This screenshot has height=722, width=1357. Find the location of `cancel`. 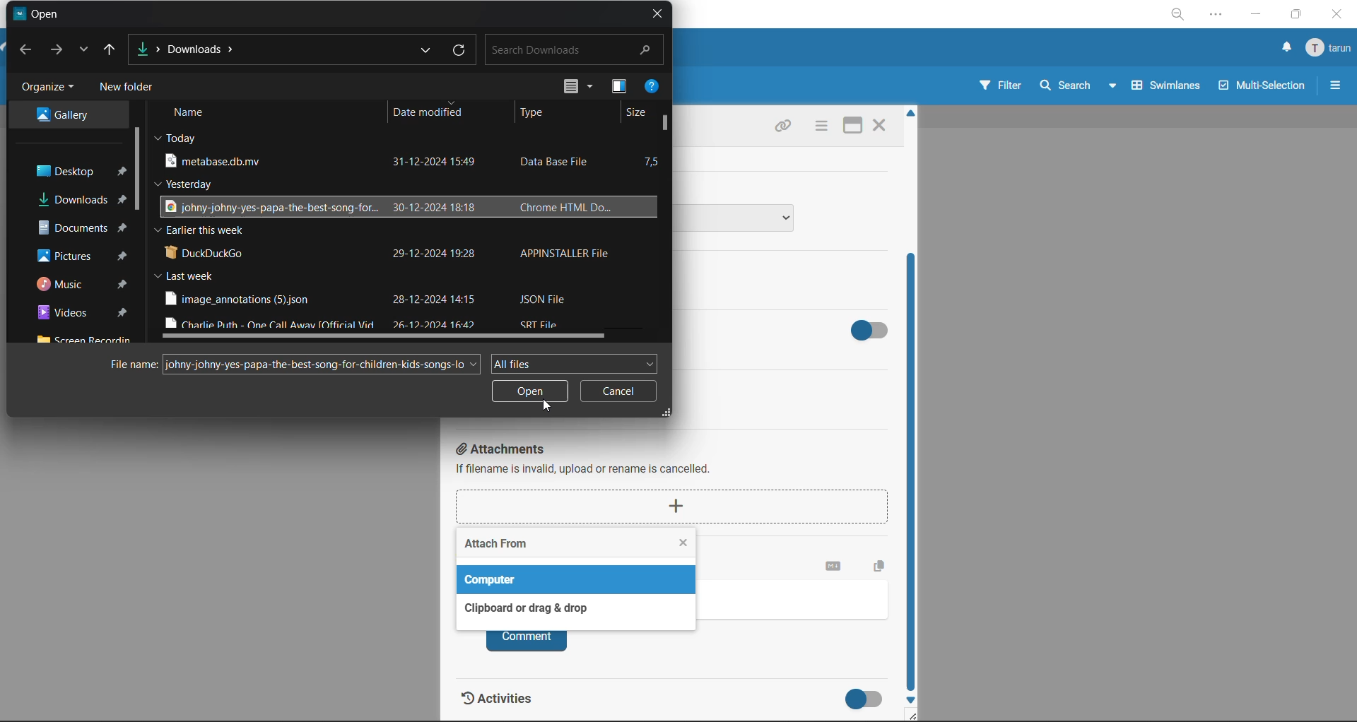

cancel is located at coordinates (618, 395).